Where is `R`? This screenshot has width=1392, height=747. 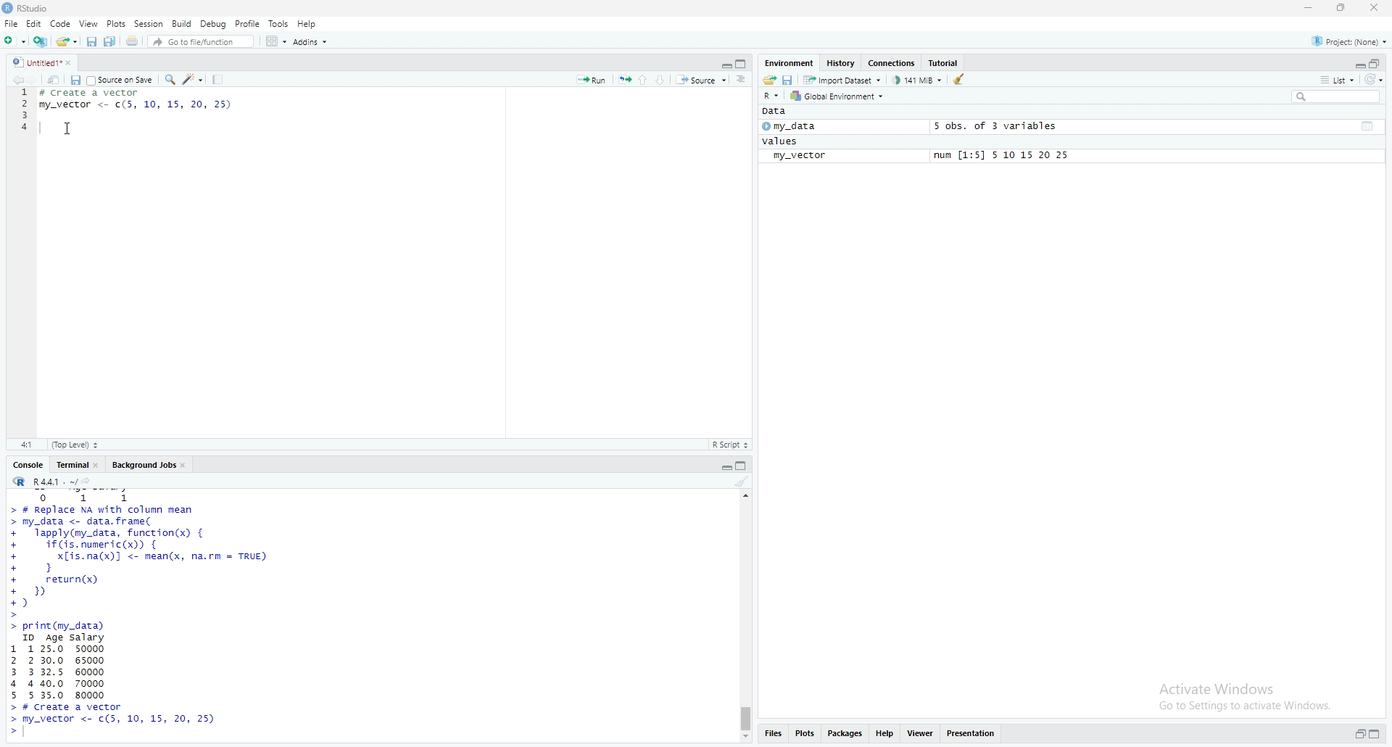 R is located at coordinates (771, 96).